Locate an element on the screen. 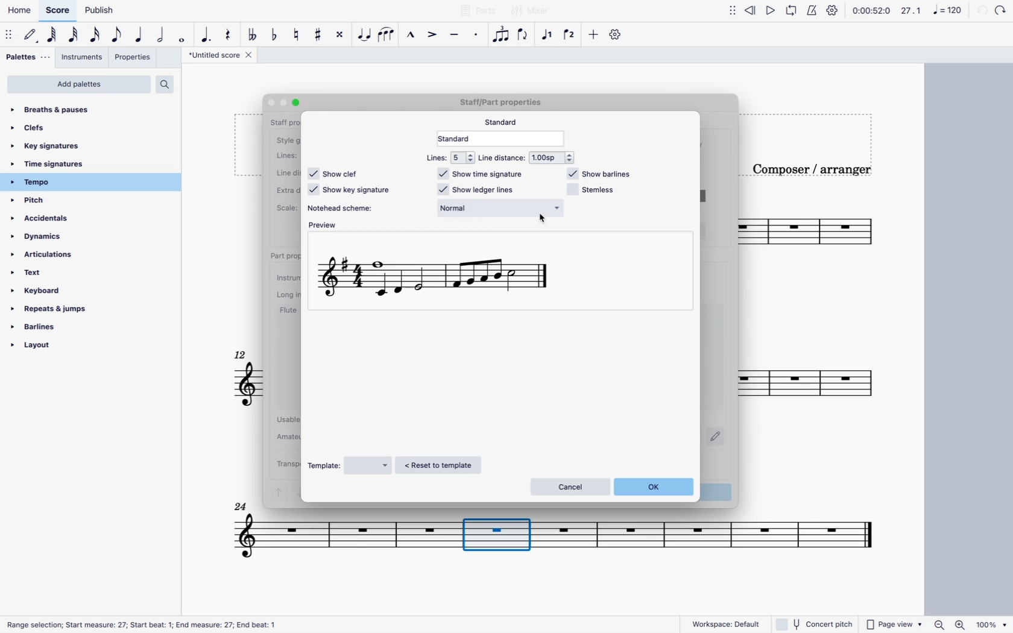  settings is located at coordinates (617, 36).